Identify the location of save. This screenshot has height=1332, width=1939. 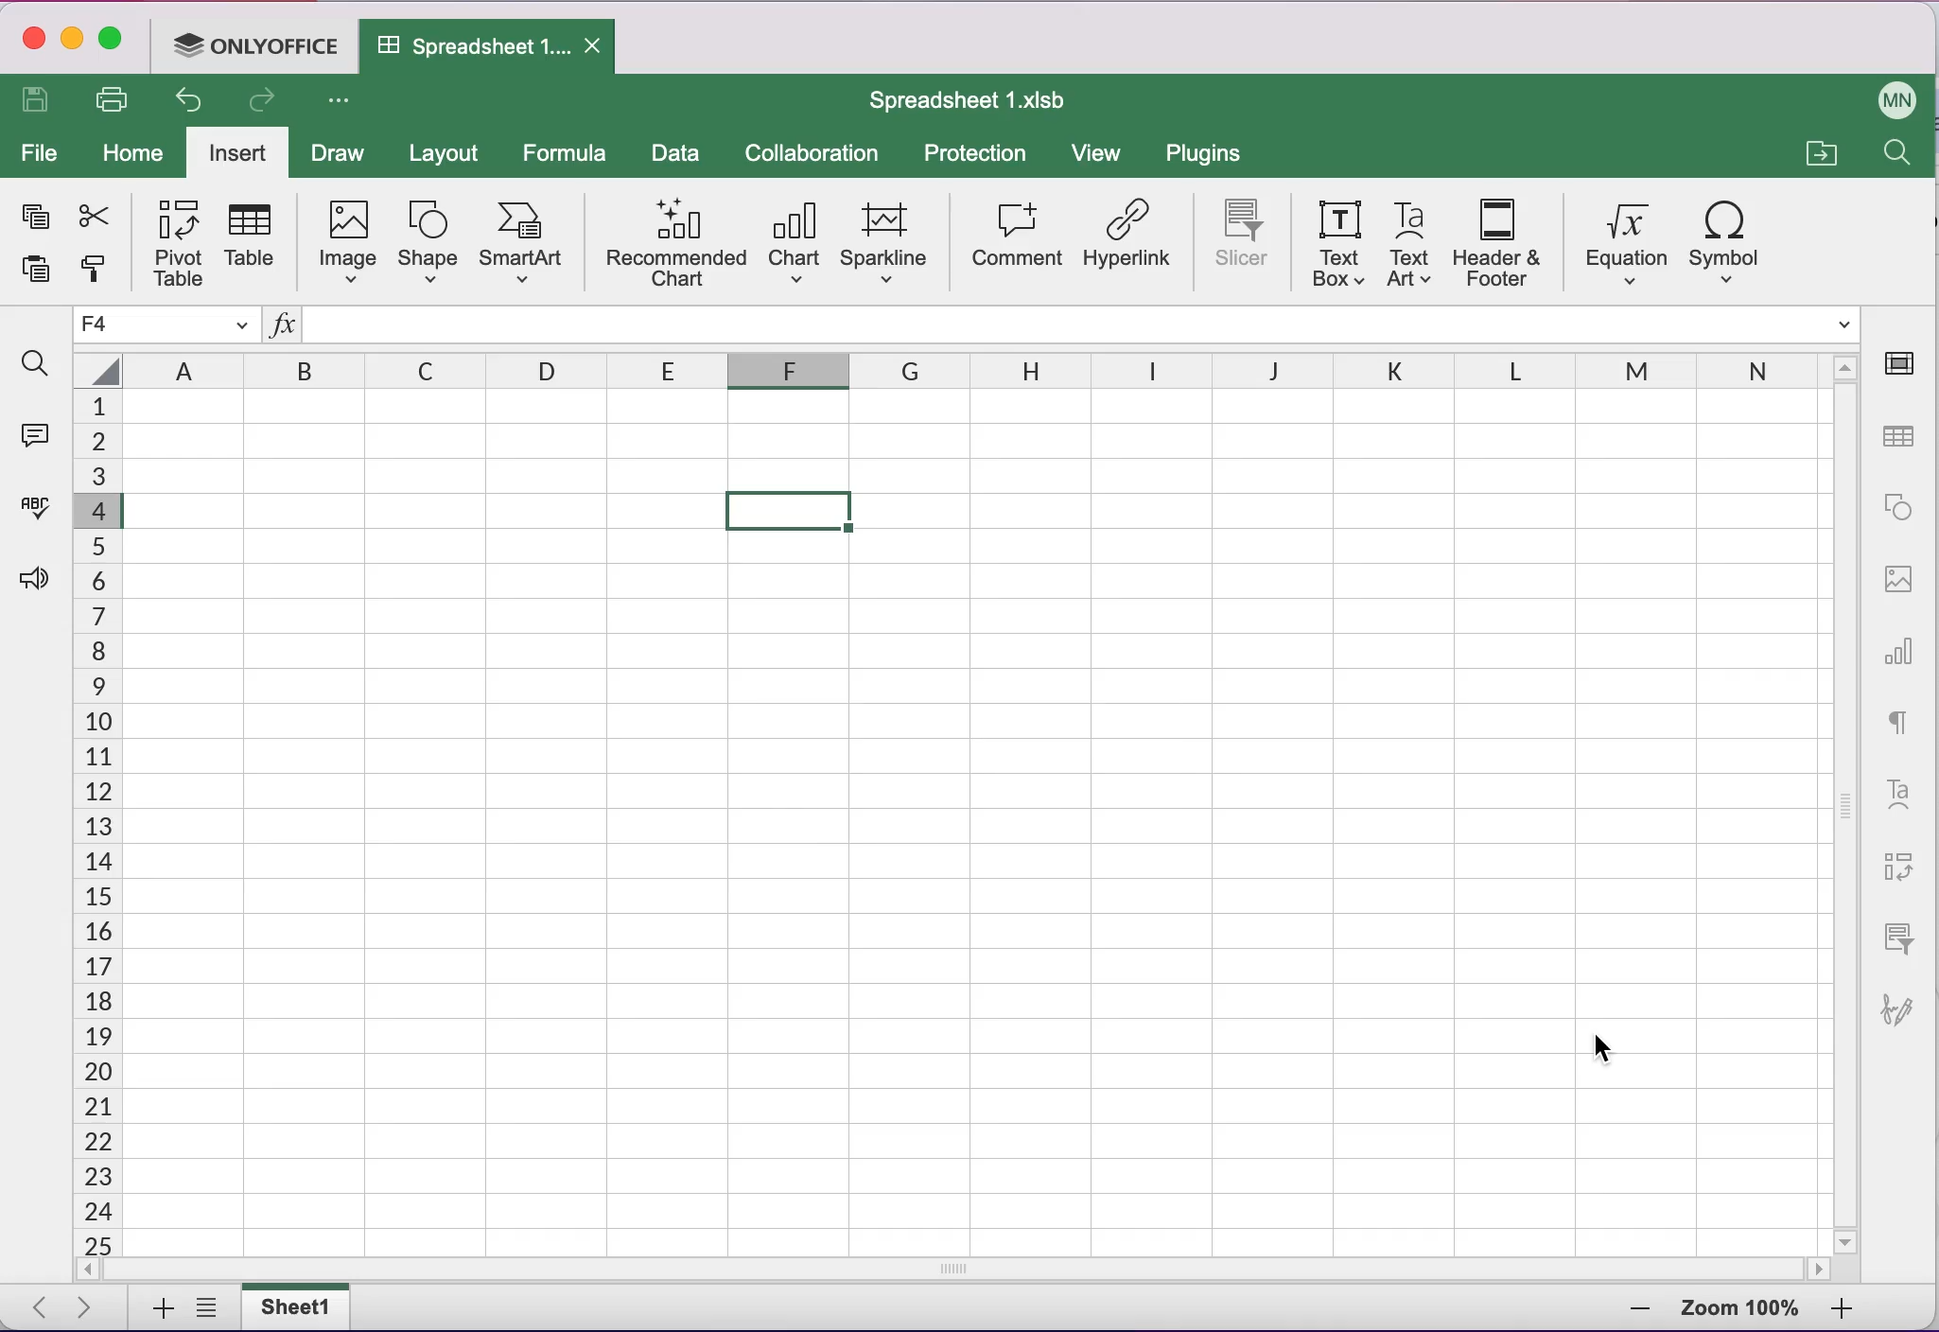
(40, 102).